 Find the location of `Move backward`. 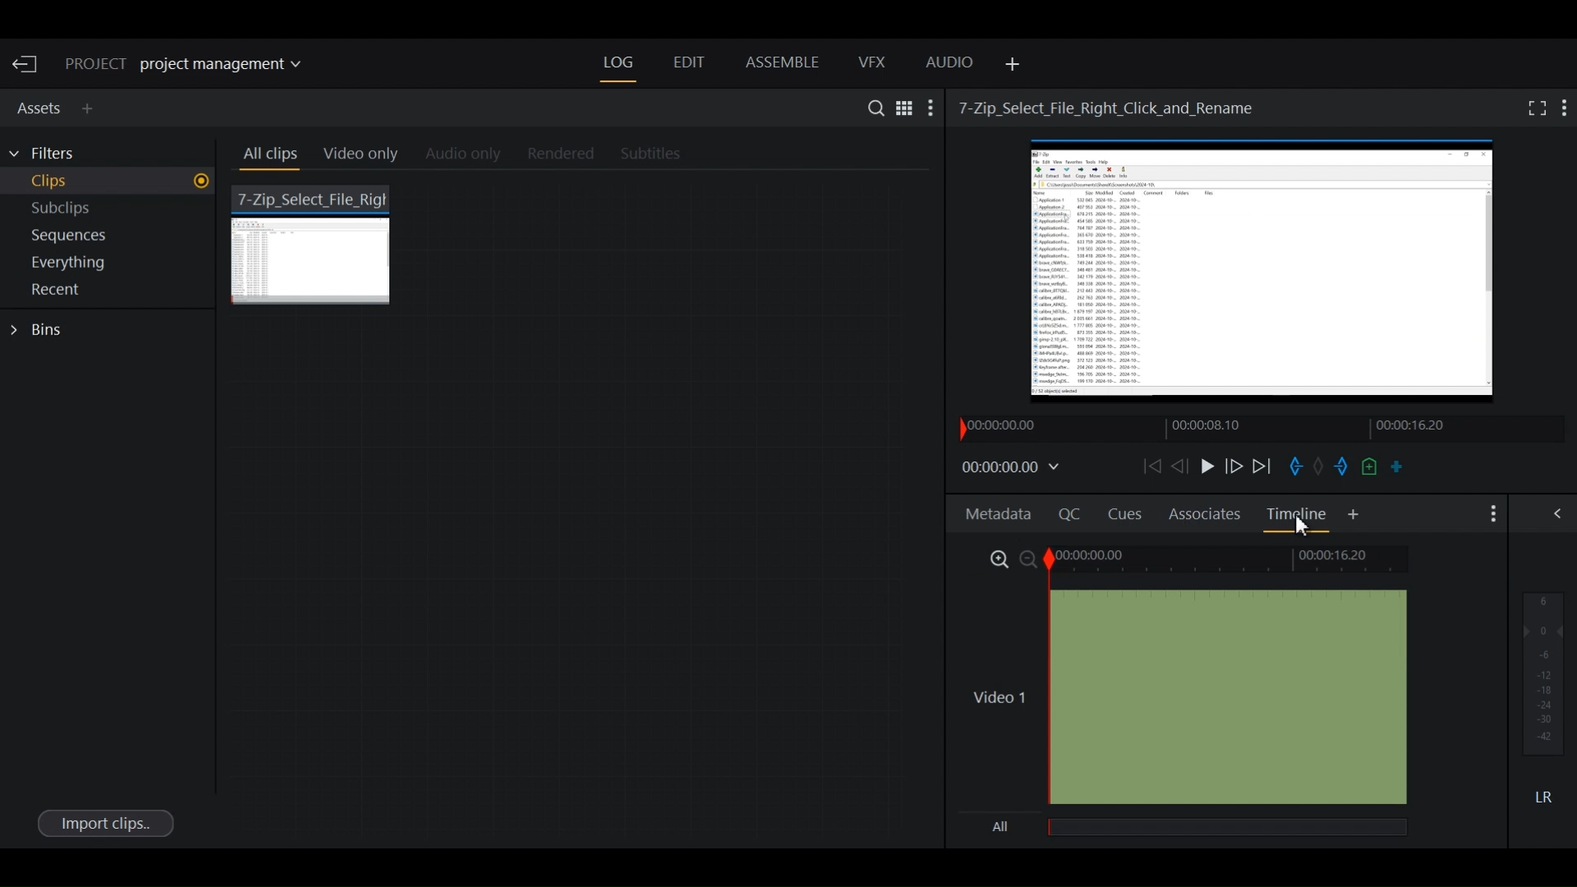

Move backward is located at coordinates (1150, 466).